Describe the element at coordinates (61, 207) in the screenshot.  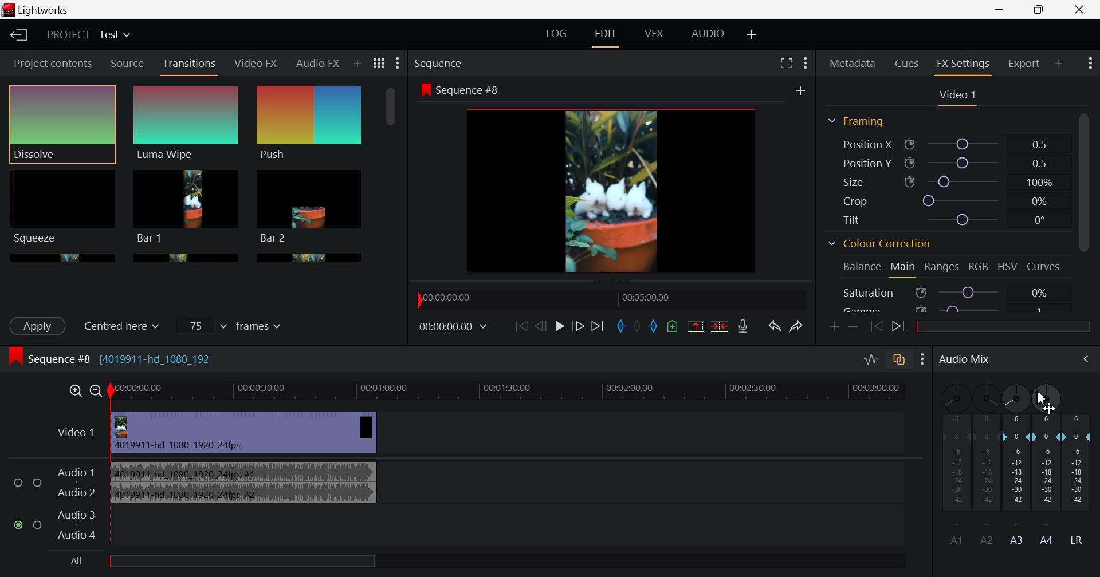
I see `Squeeze` at that location.